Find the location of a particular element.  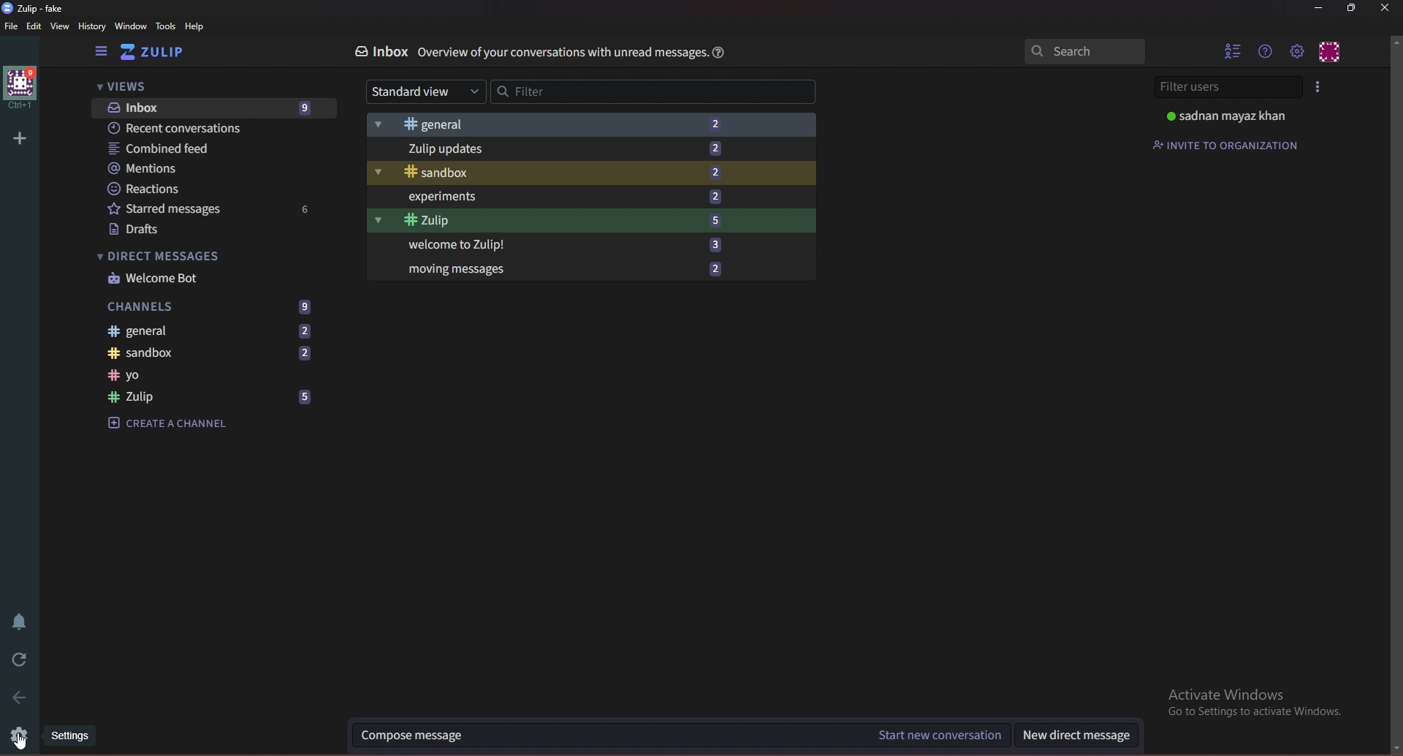

back is located at coordinates (18, 700).